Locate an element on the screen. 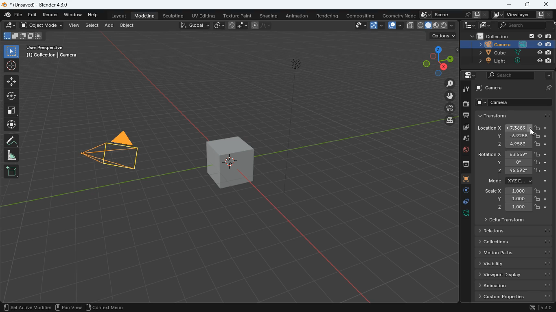 The width and height of the screenshot is (556, 312). move is located at coordinates (12, 81).